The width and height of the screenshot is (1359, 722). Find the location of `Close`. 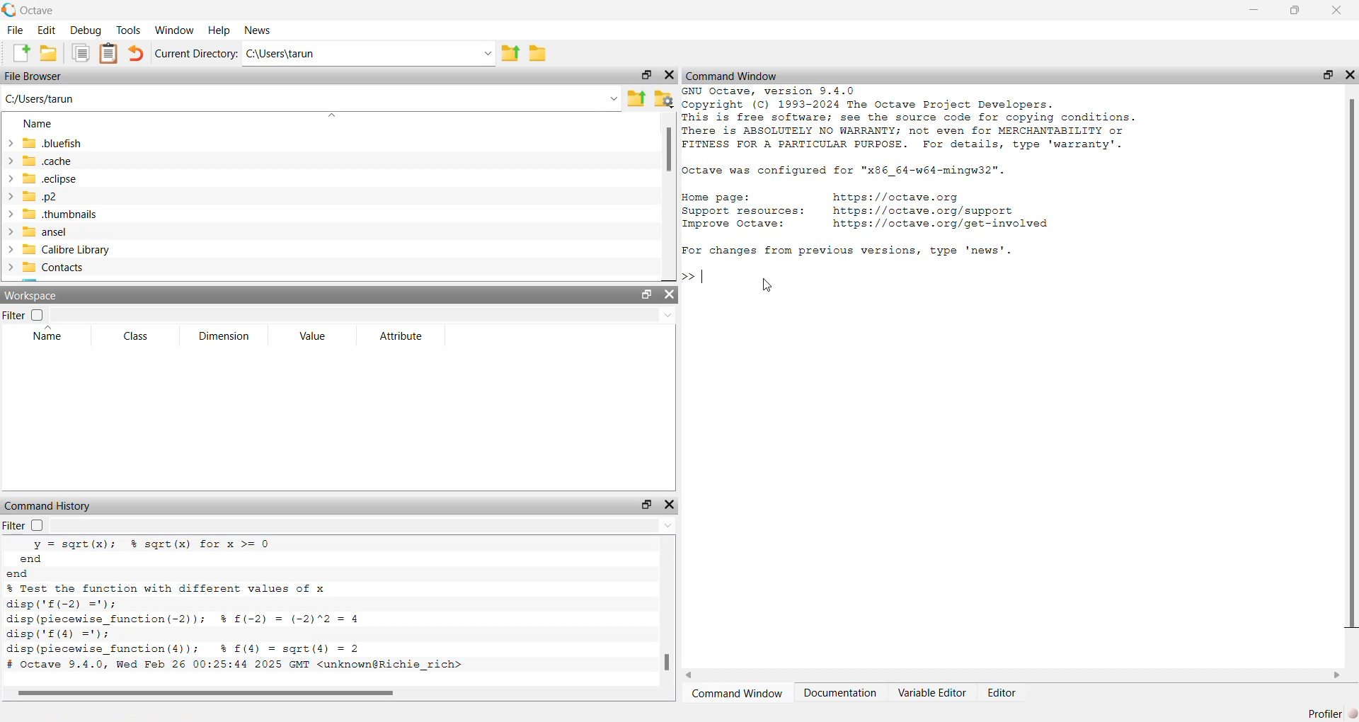

Close is located at coordinates (1335, 11).